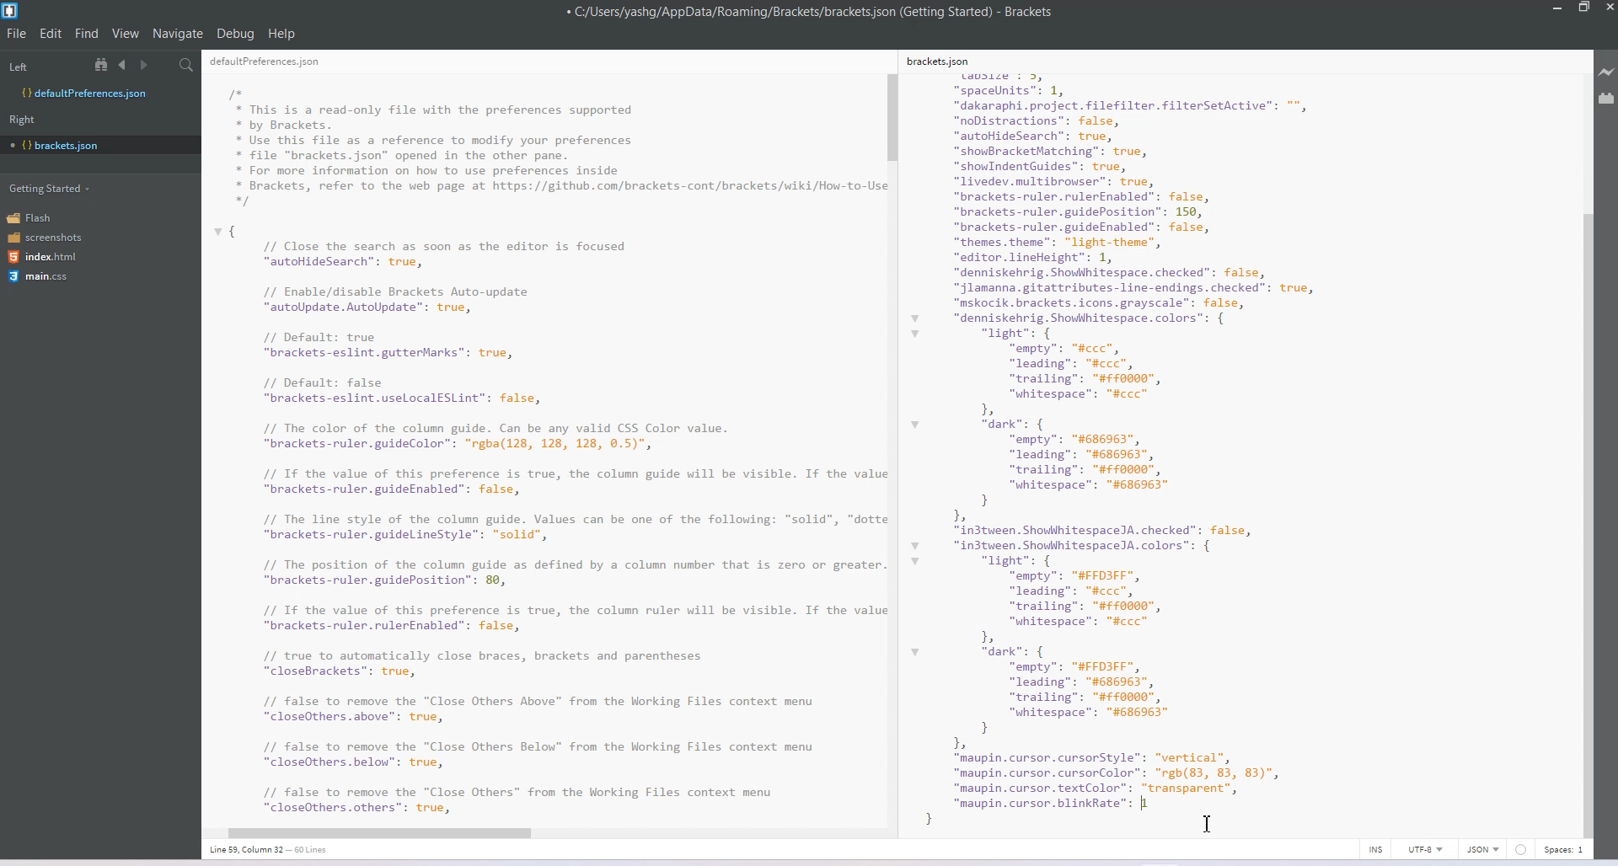 The height and width of the screenshot is (866, 1618). I want to click on Maximize, so click(1583, 8).